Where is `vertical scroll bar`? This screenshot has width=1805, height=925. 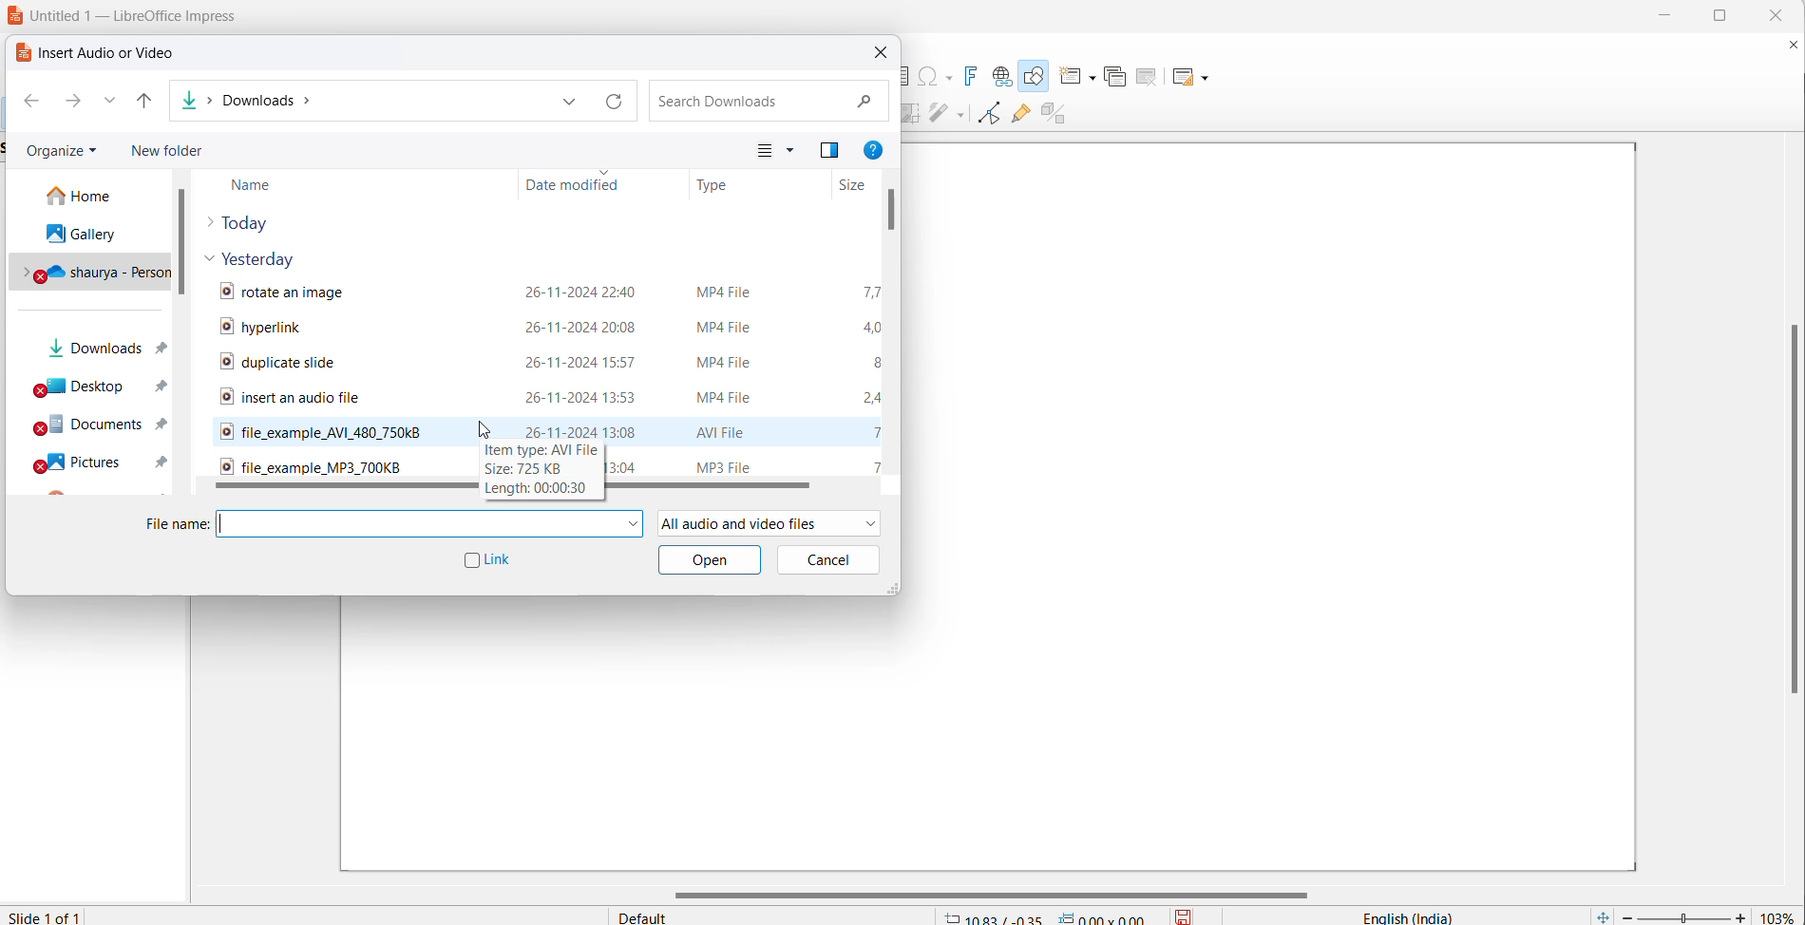 vertical scroll bar is located at coordinates (1794, 513).